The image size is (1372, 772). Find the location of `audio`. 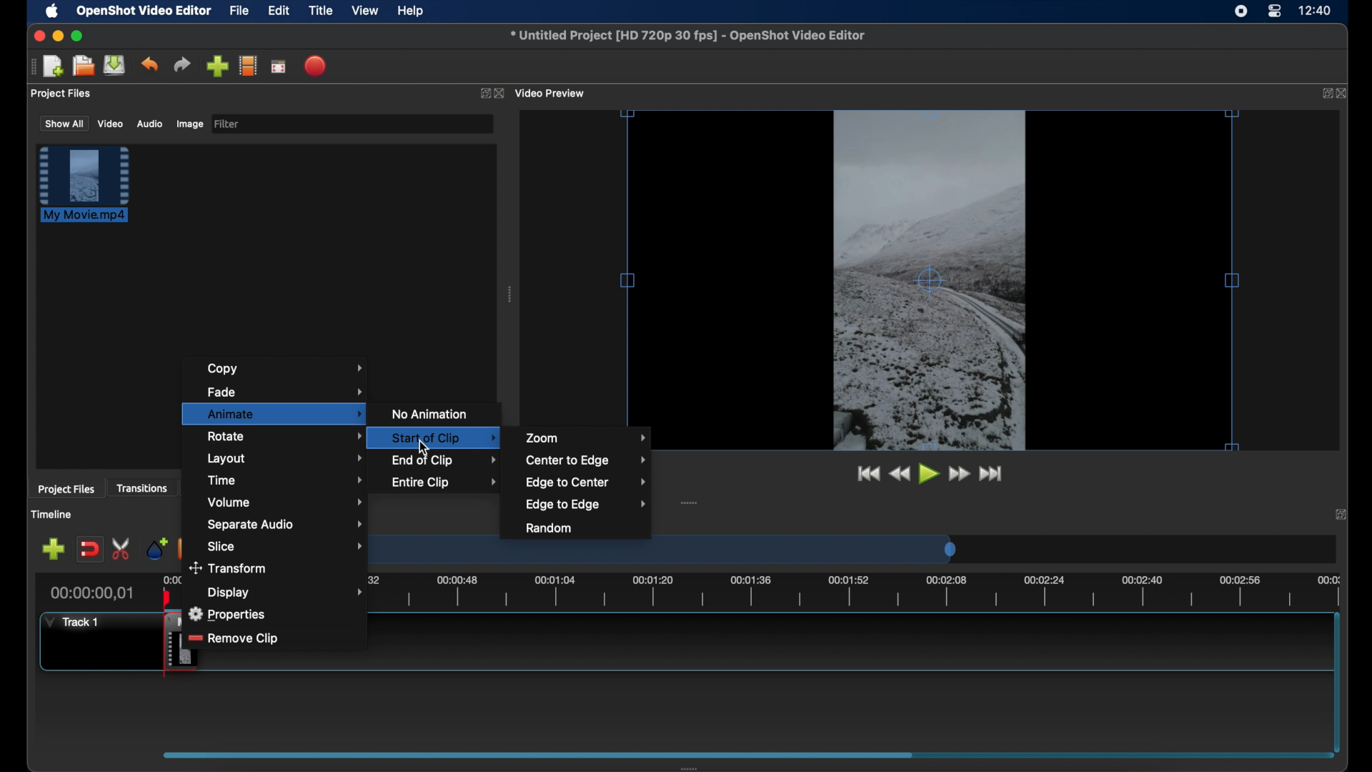

audio is located at coordinates (149, 124).